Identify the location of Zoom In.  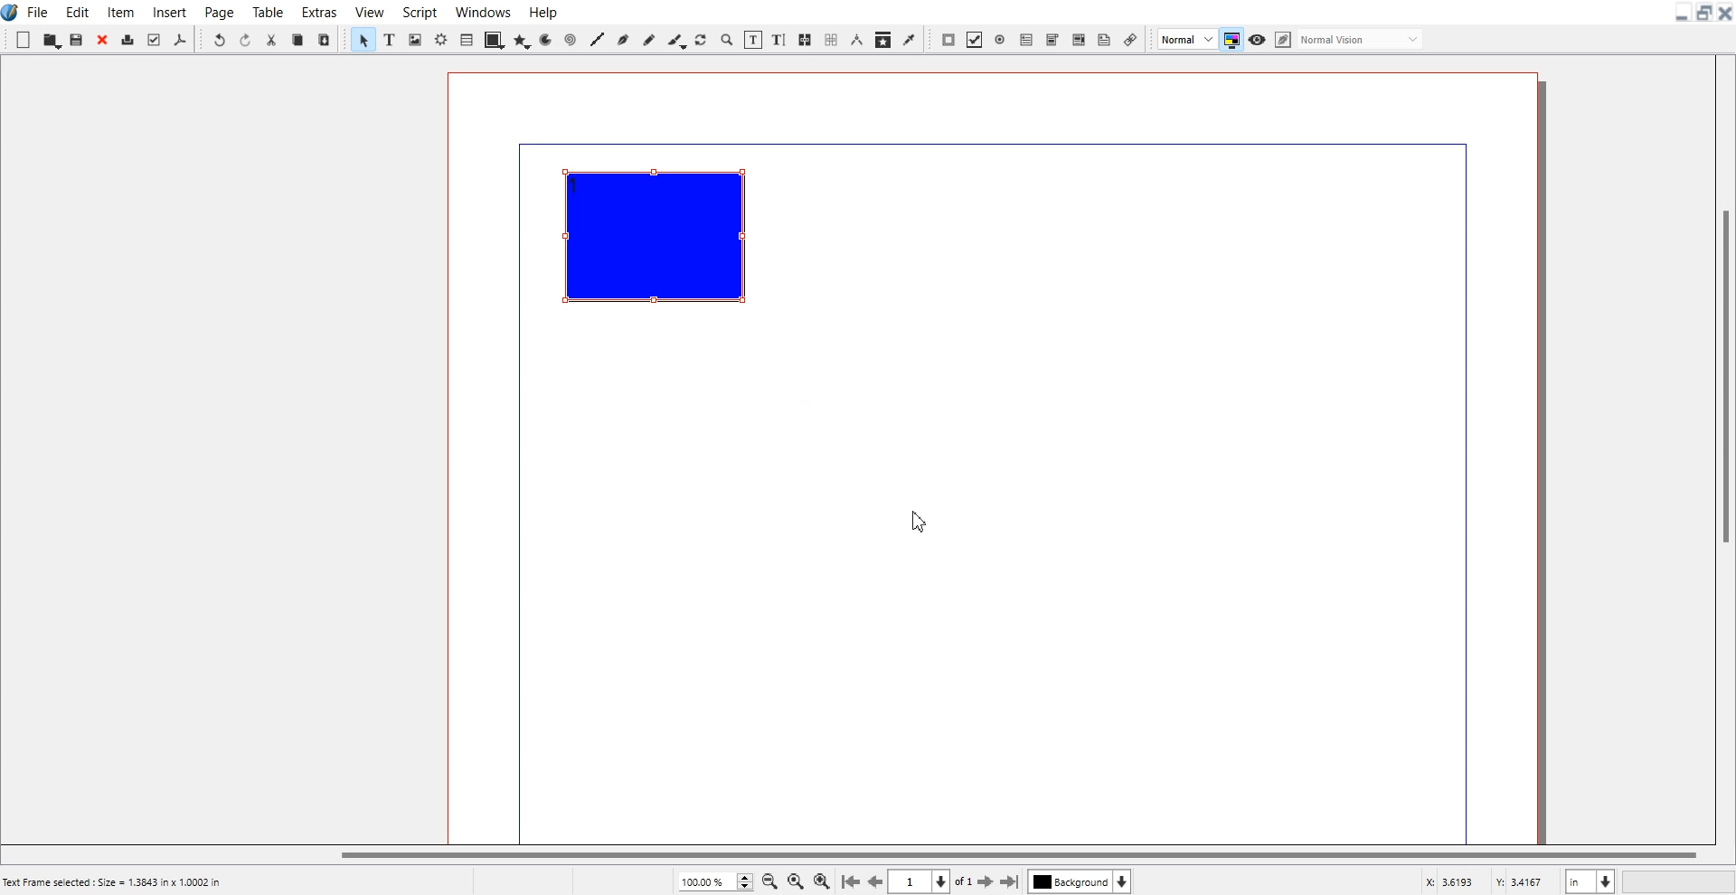
(822, 881).